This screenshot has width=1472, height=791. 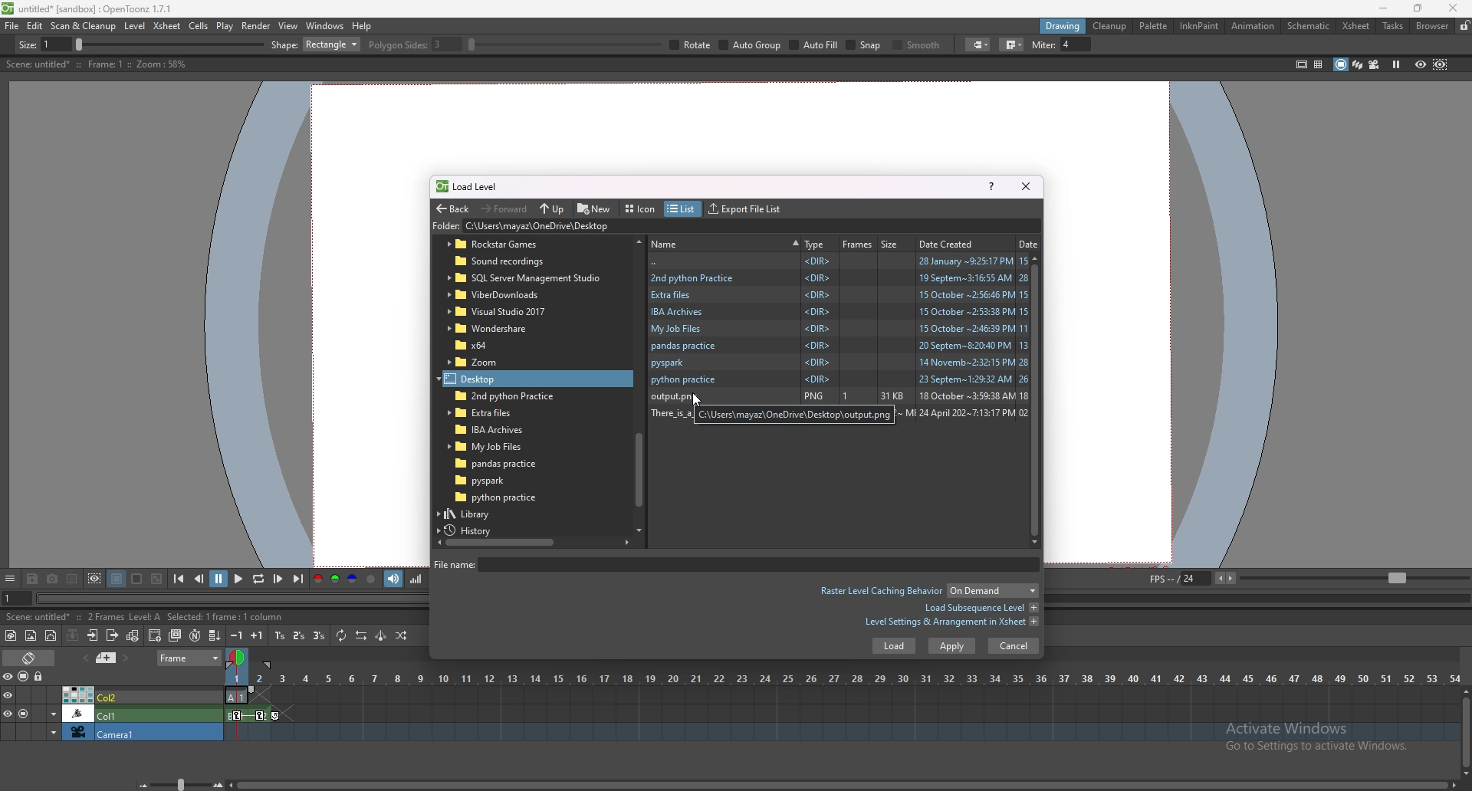 I want to click on folder, so click(x=493, y=328).